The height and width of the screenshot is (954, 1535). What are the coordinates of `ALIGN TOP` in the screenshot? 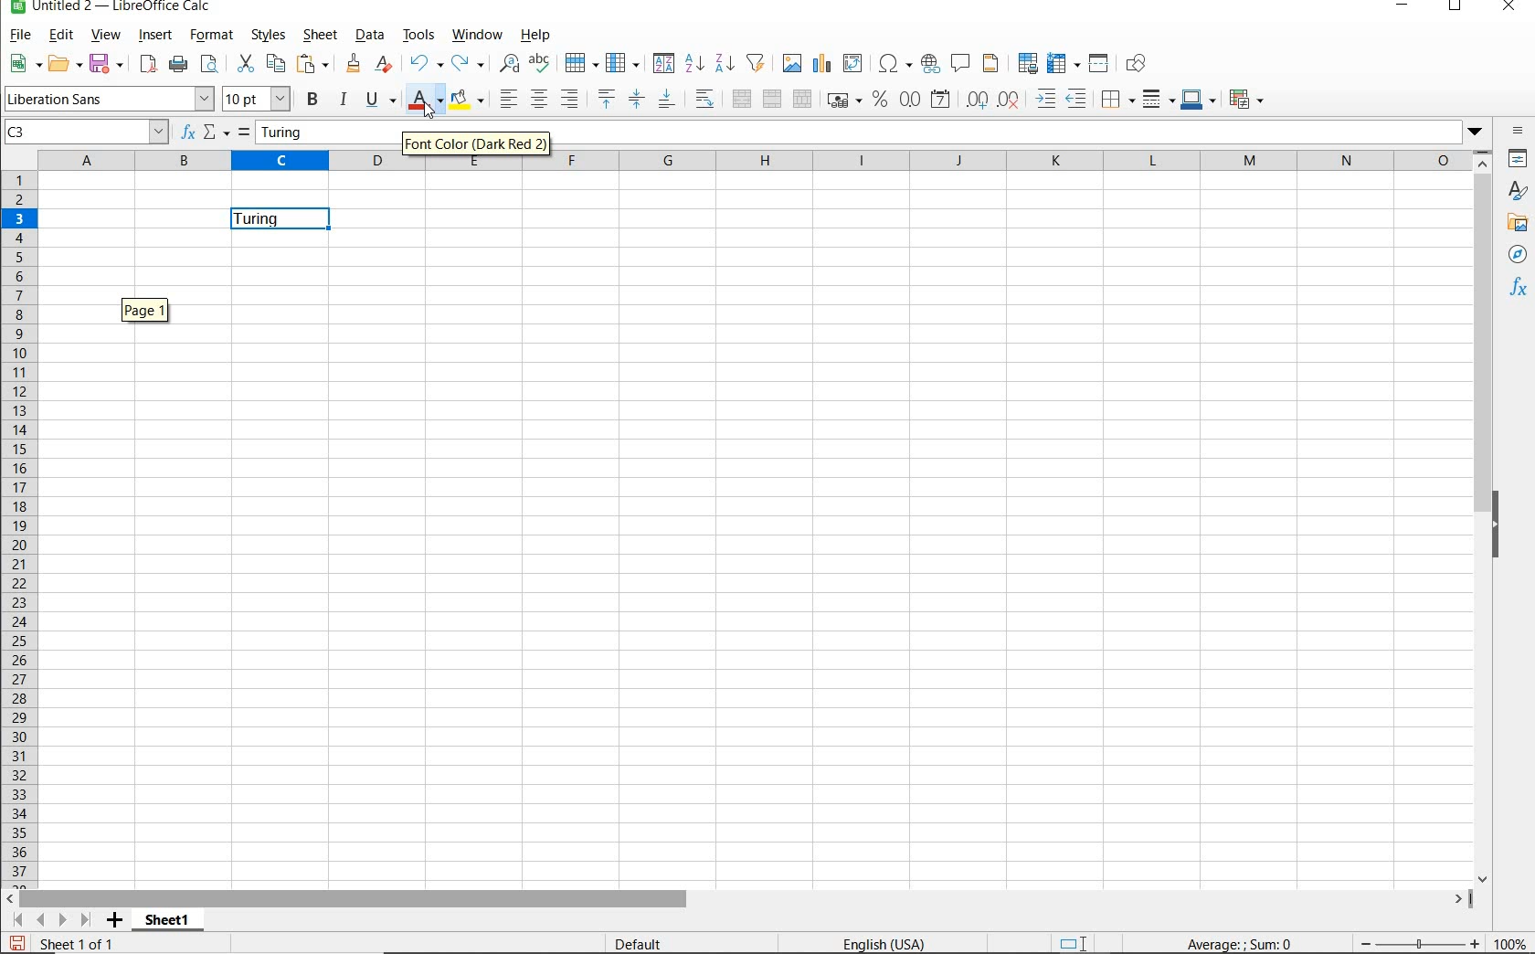 It's located at (607, 99).